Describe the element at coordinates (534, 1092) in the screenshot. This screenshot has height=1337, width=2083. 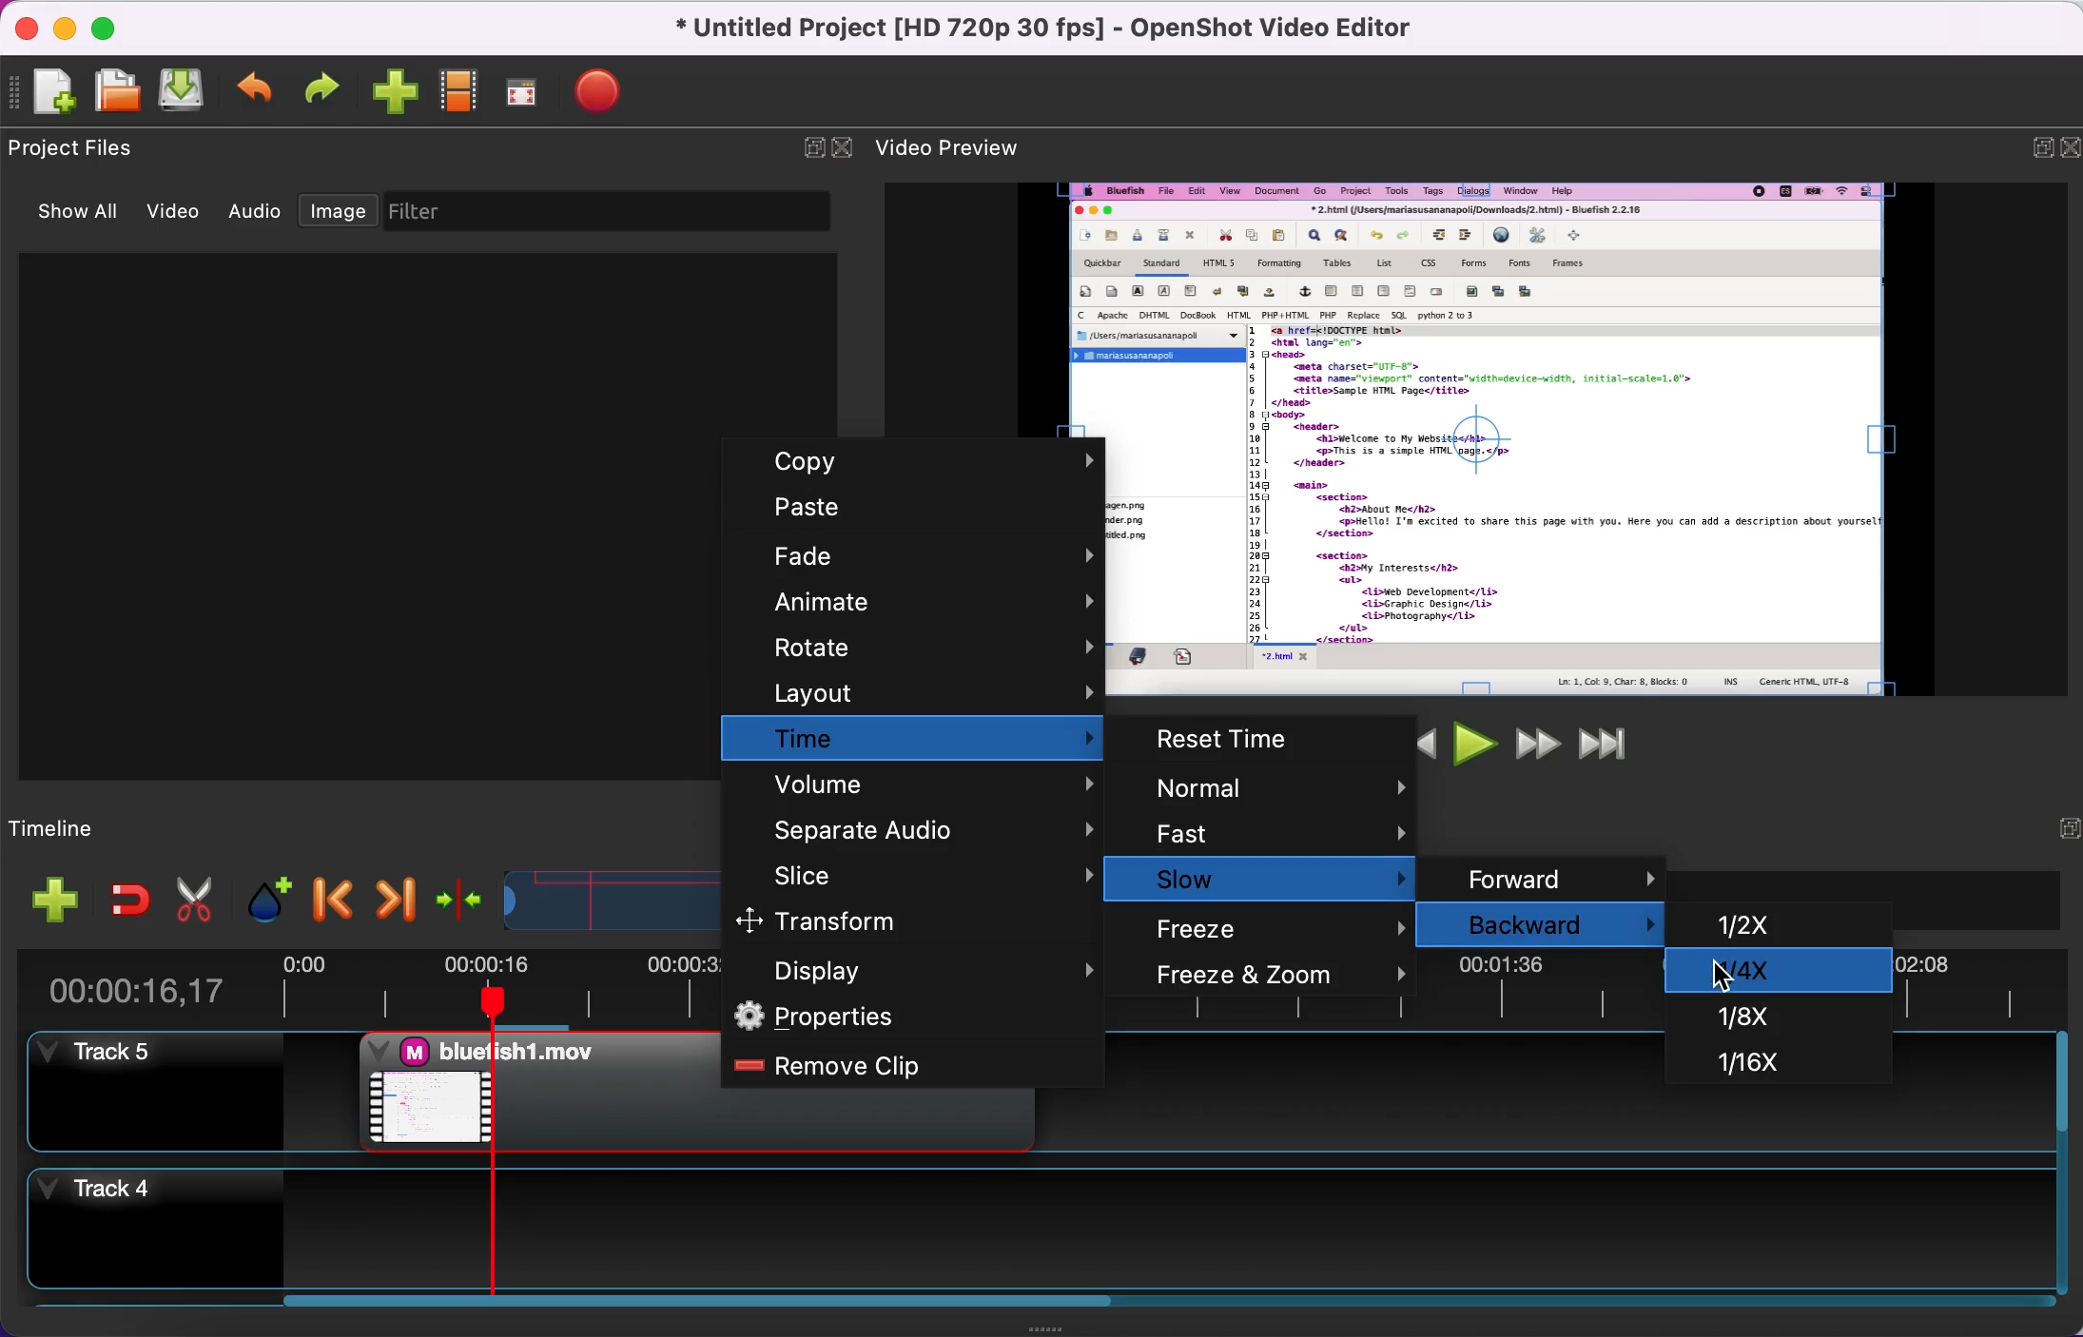
I see `video clip` at that location.